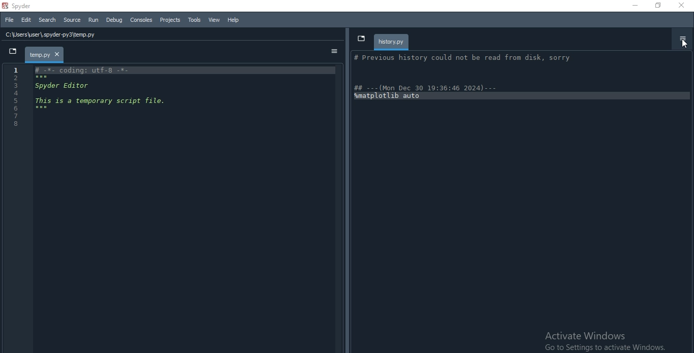  What do you see at coordinates (73, 20) in the screenshot?
I see `Source` at bounding box center [73, 20].